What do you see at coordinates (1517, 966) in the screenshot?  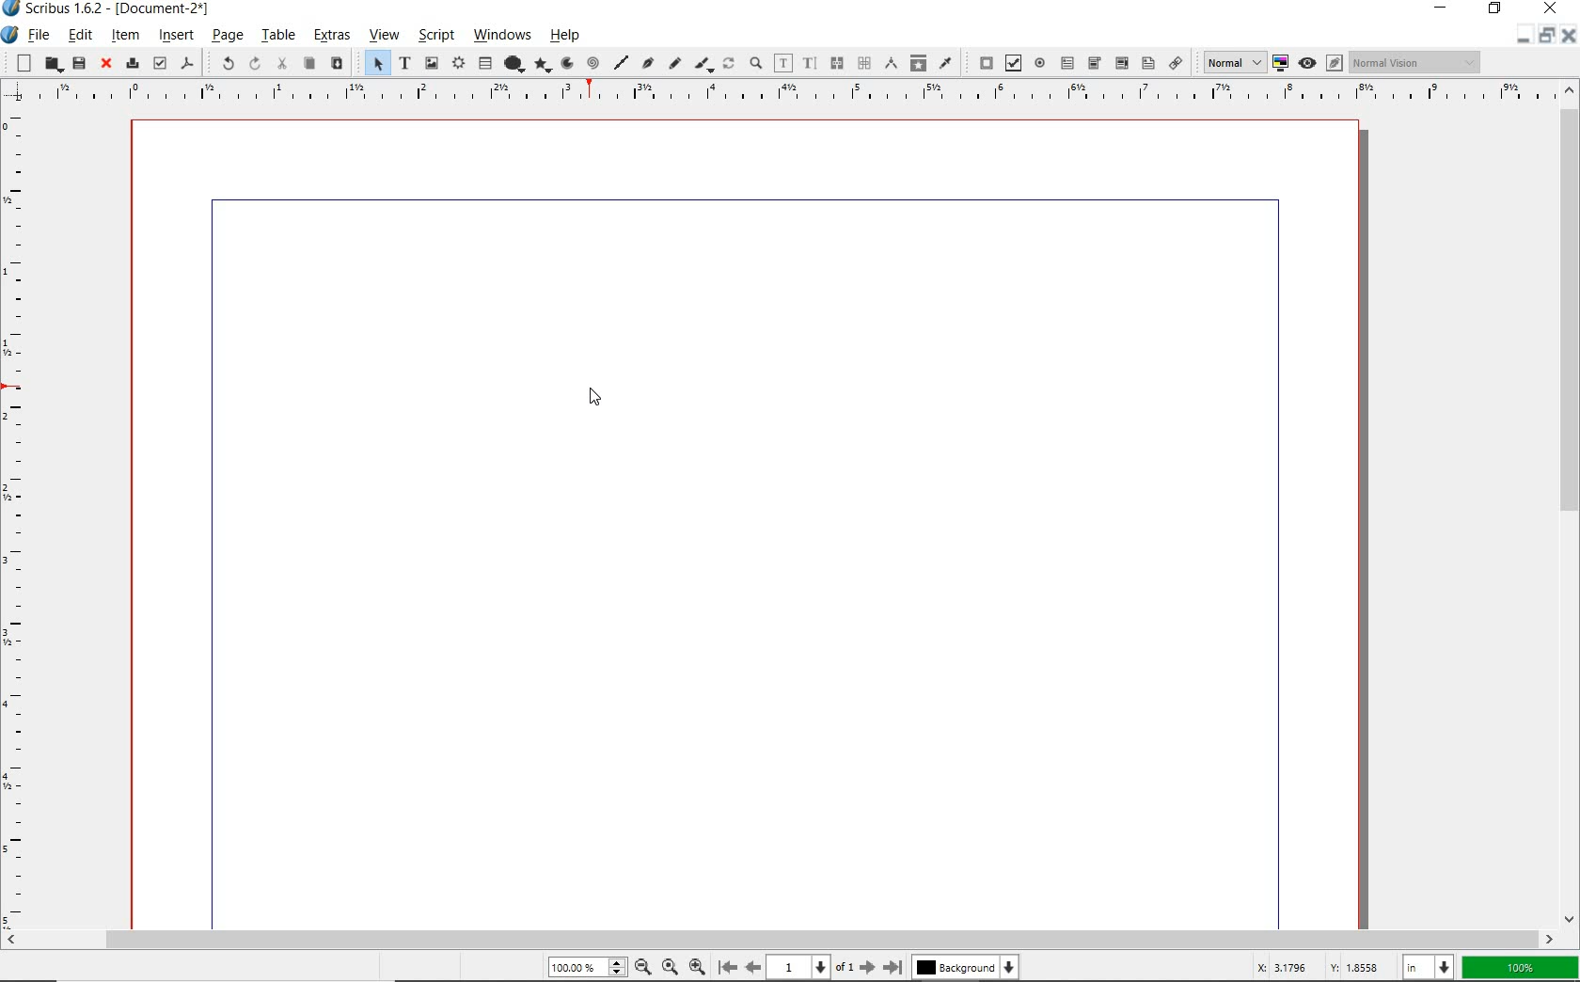 I see `100%` at bounding box center [1517, 966].